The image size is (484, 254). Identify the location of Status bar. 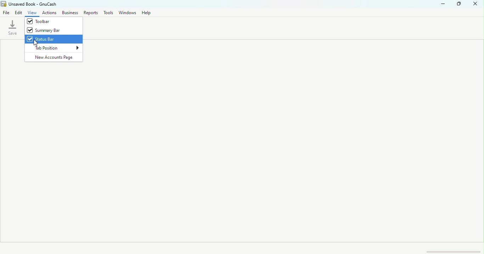
(53, 39).